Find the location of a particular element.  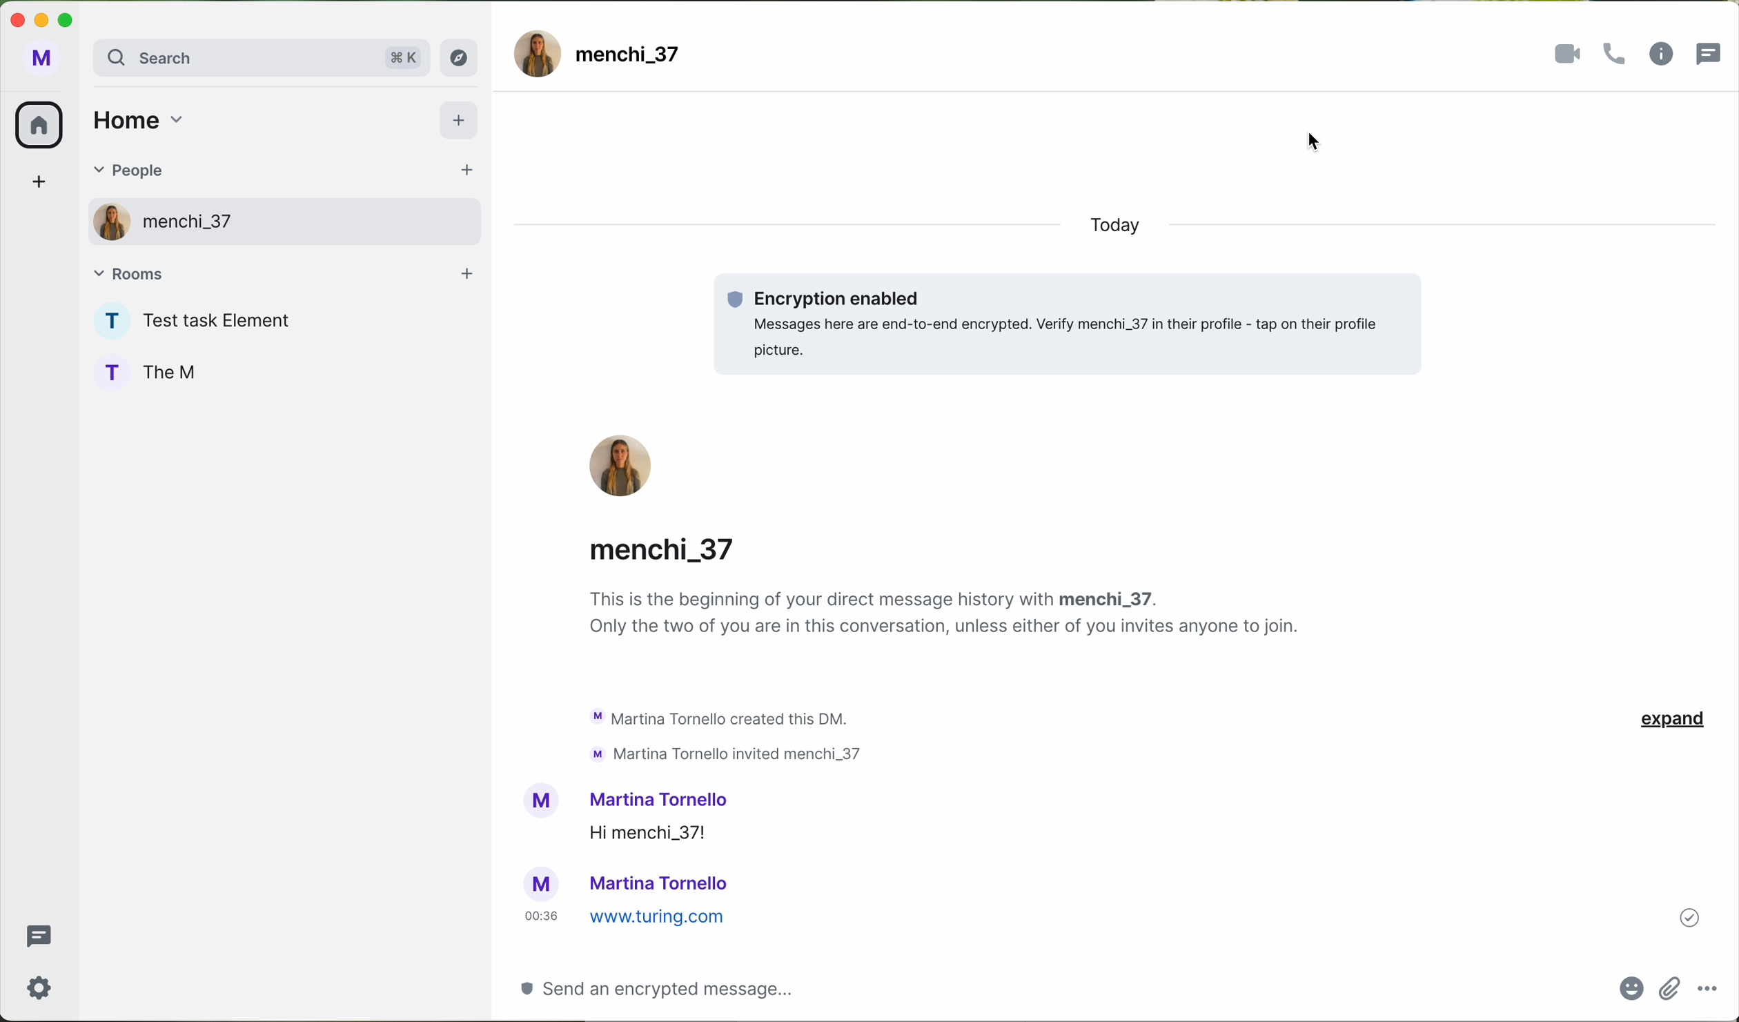

call is located at coordinates (1618, 55).